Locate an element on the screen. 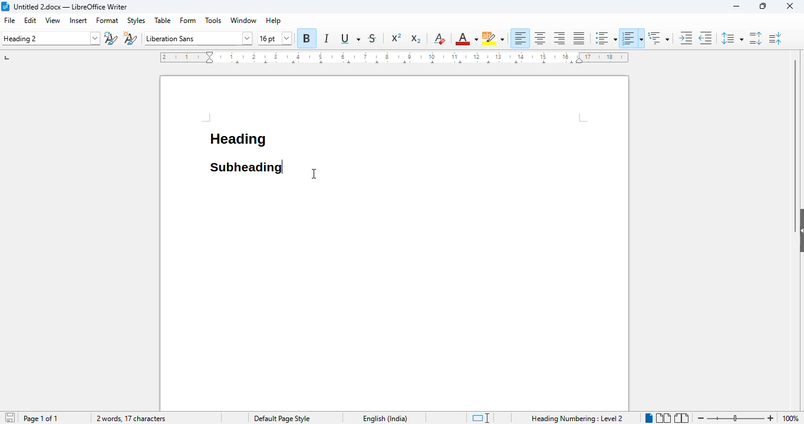 The image size is (804, 424). set paragraph style is located at coordinates (51, 39).